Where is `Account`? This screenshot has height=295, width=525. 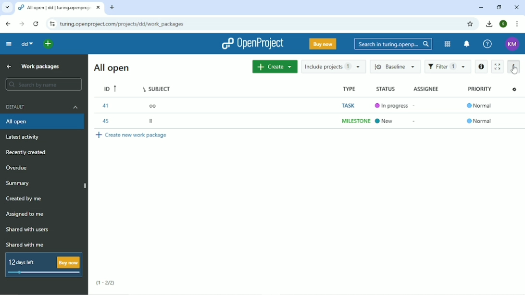 Account is located at coordinates (513, 45).